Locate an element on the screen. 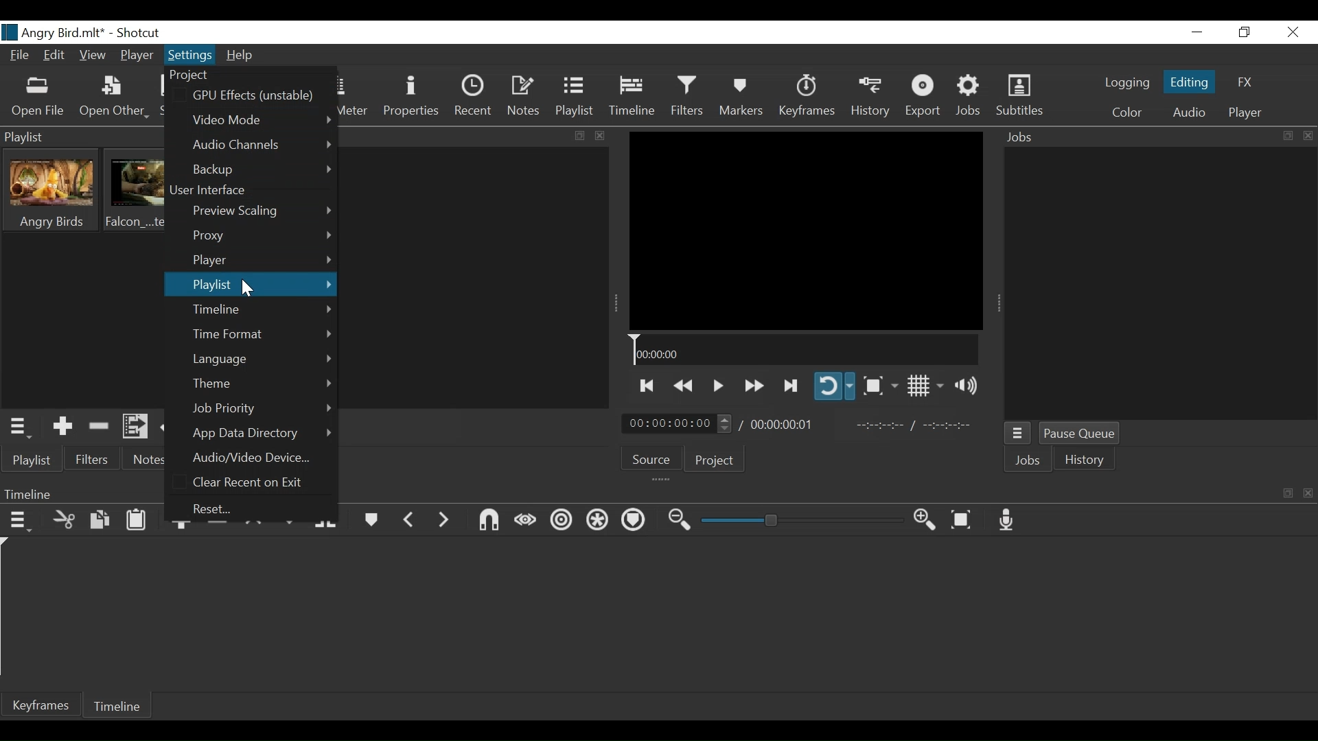 The width and height of the screenshot is (1318, 741). Peak Meter is located at coordinates (351, 98).